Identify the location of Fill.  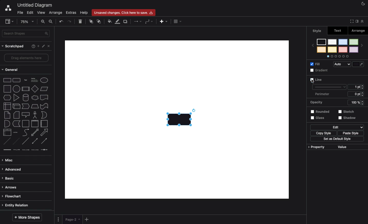
(316, 64).